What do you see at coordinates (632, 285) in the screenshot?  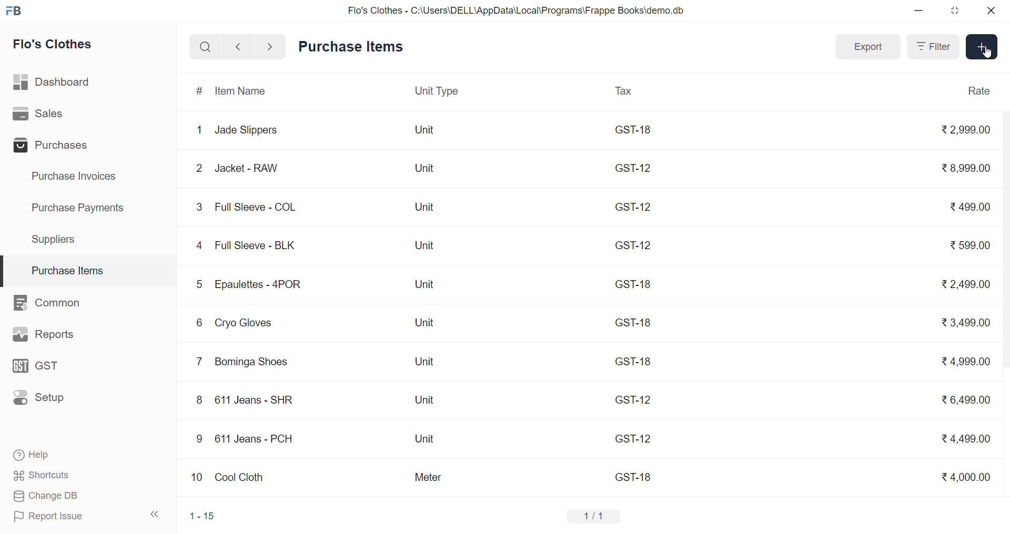 I see `GST-18` at bounding box center [632, 285].